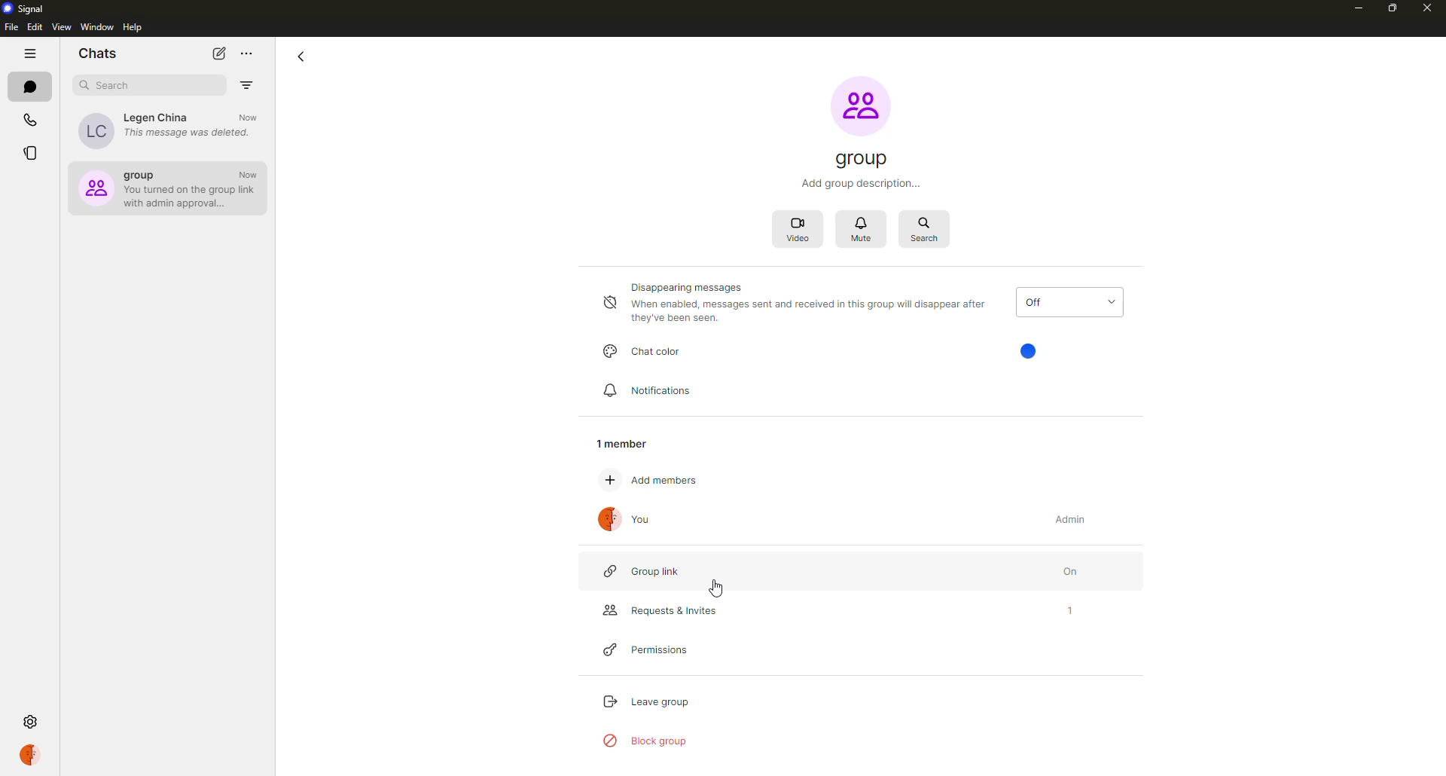 The height and width of the screenshot is (776, 1446). I want to click on permissions, so click(651, 651).